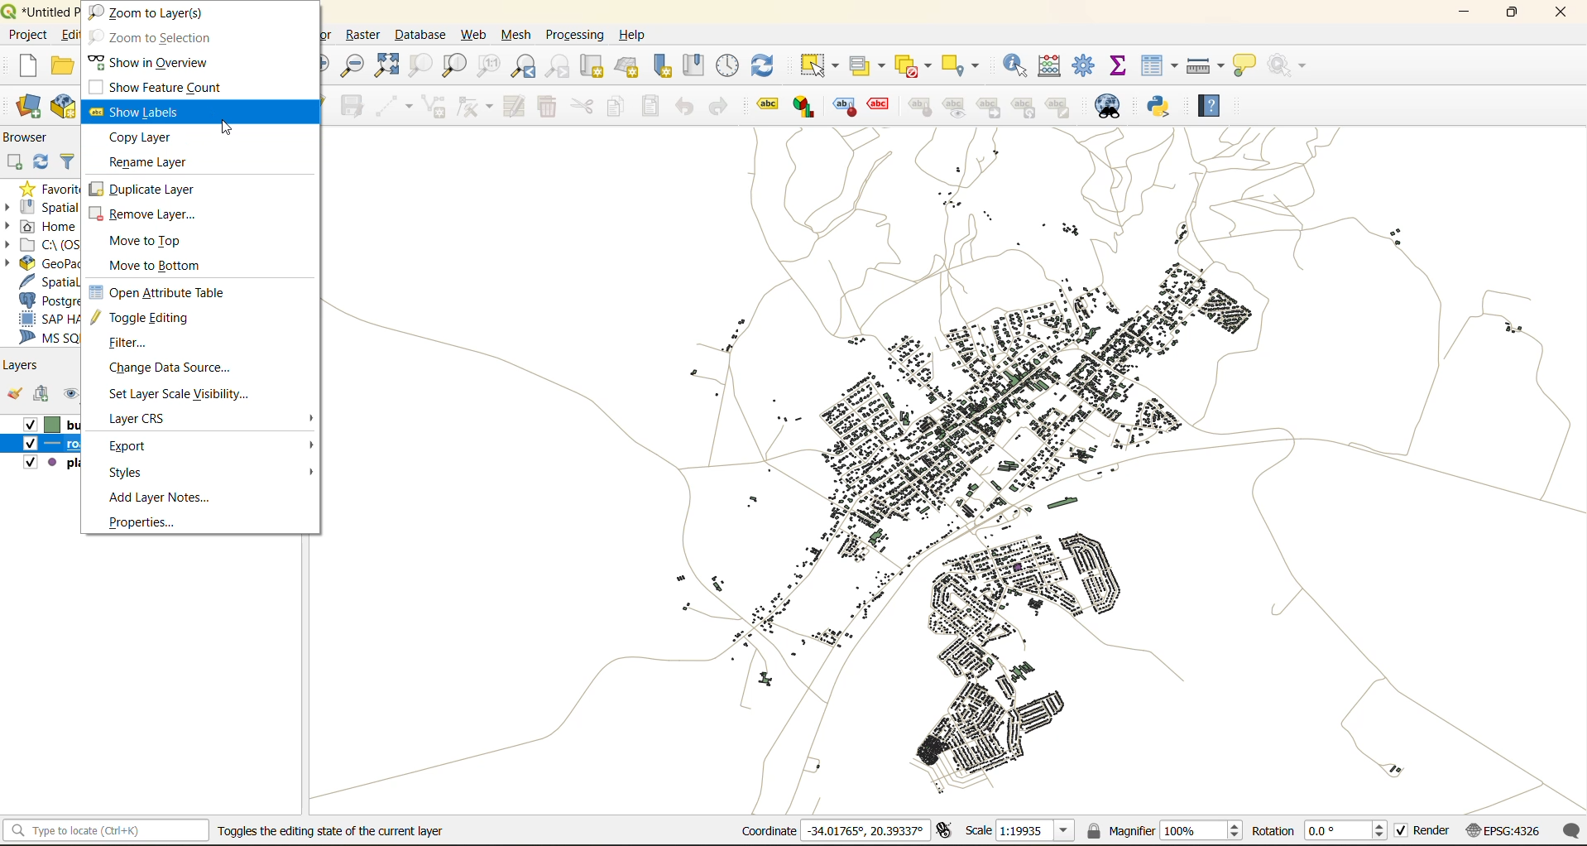  Describe the element at coordinates (139, 418) in the screenshot. I see `crs` at that location.